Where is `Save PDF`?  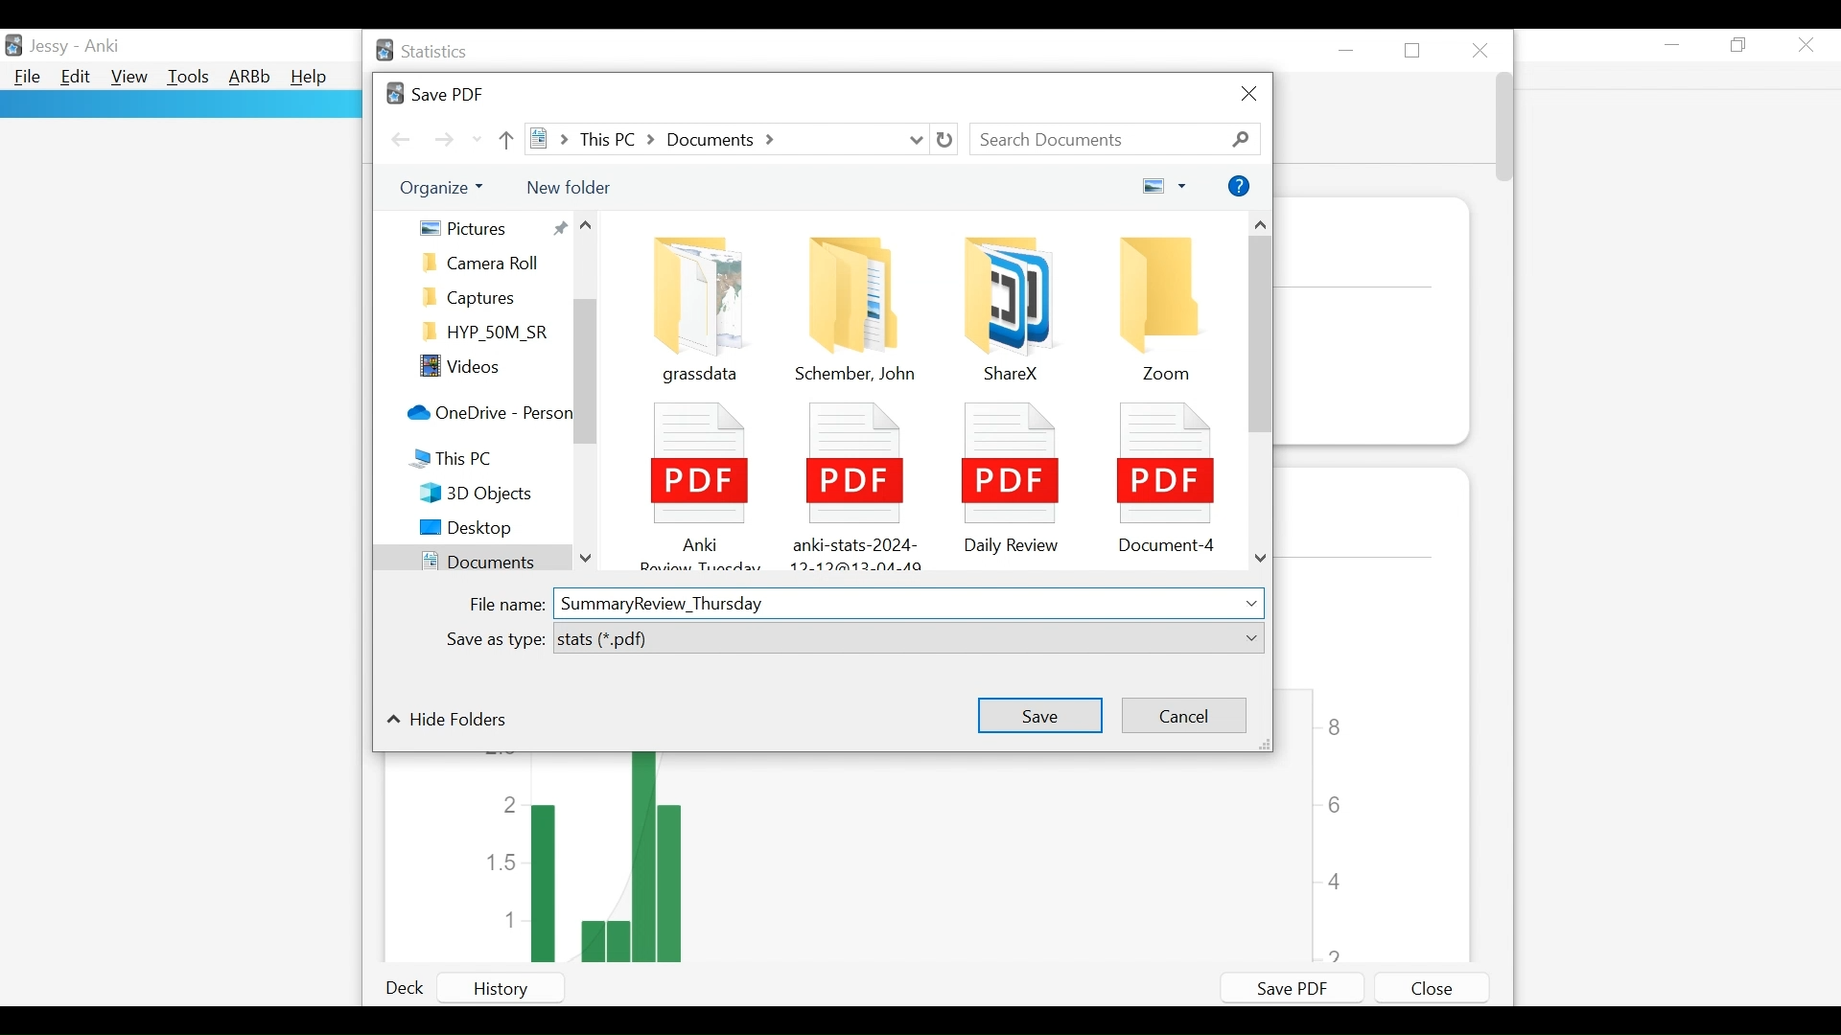
Save PDF is located at coordinates (433, 92).